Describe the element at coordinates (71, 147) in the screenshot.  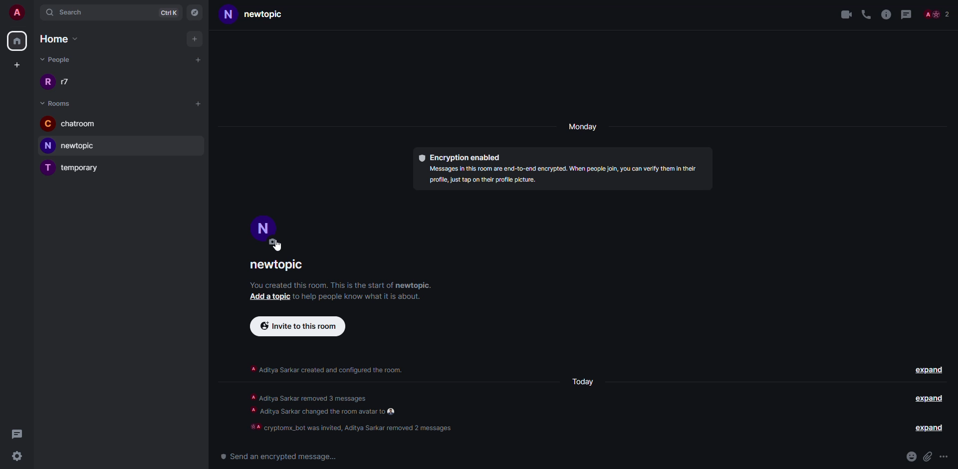
I see `new topic` at that location.